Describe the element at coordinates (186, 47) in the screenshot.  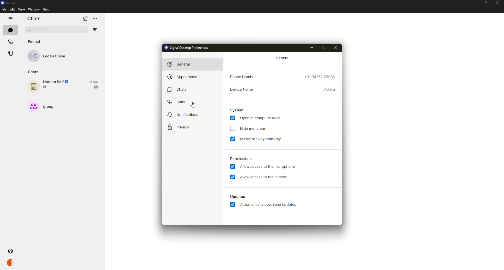
I see `signal desktop preferences` at that location.